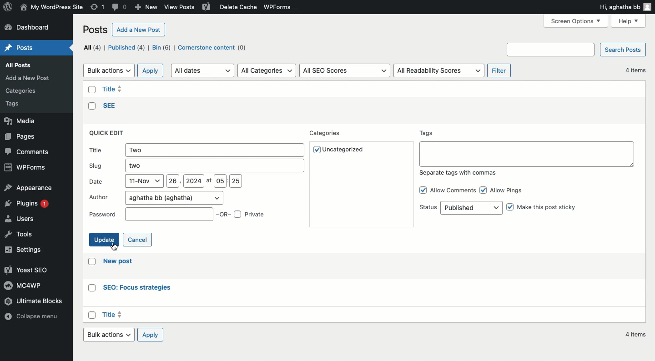 Image resolution: width=655 pixels, height=361 pixels. I want to click on view posts, so click(181, 8).